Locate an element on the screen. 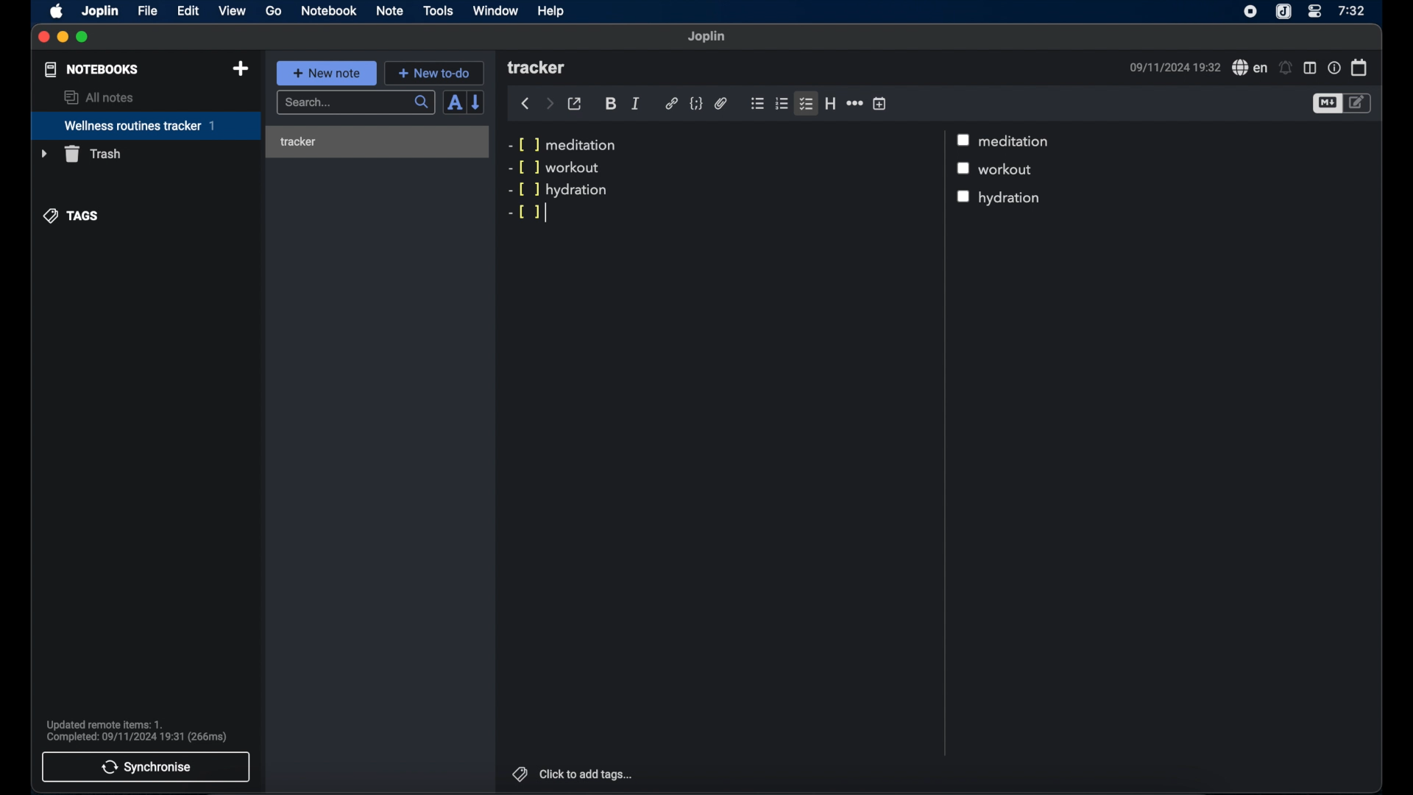  meditation is located at coordinates (1017, 141).